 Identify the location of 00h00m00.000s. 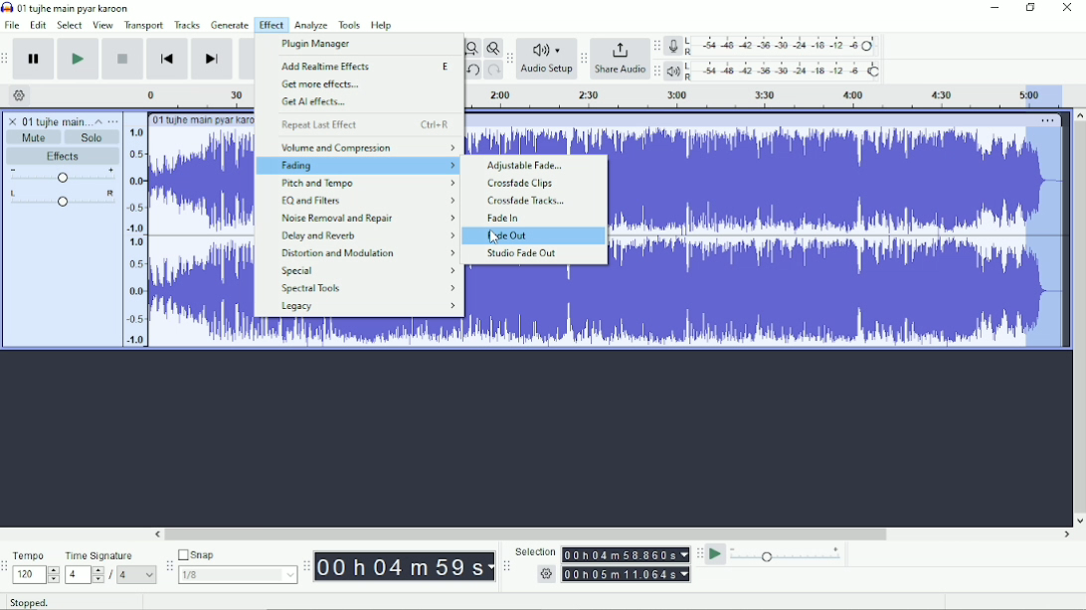
(627, 555).